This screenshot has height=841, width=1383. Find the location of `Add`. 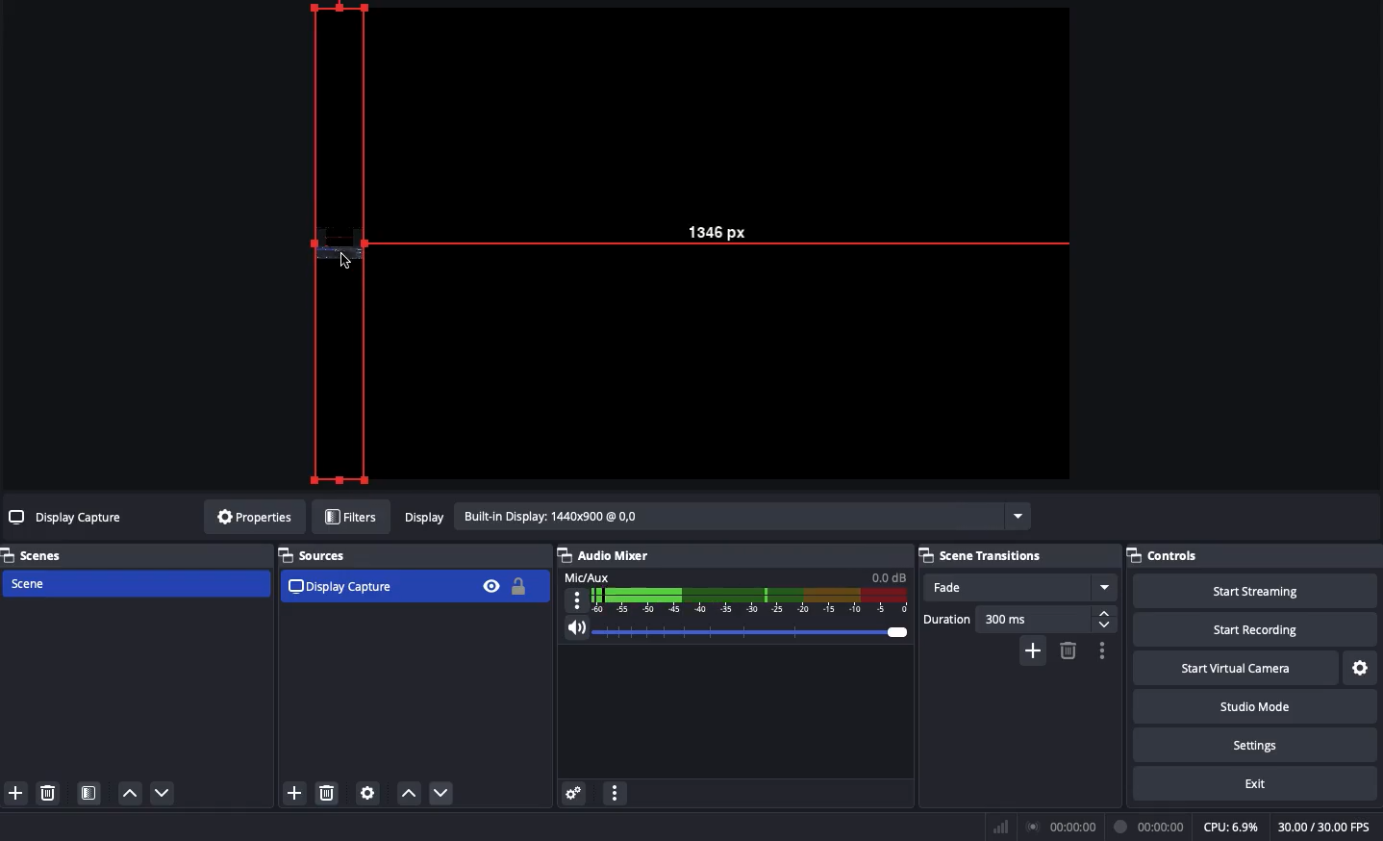

Add is located at coordinates (1035, 650).